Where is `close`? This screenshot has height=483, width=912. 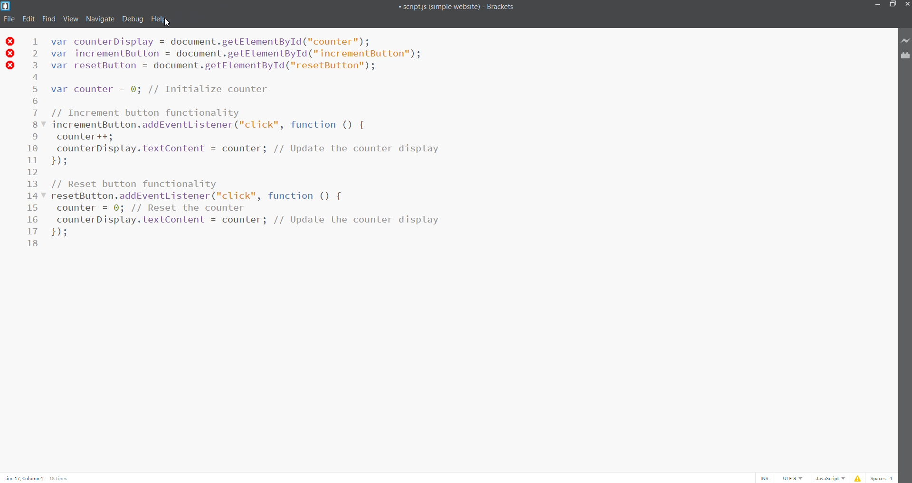 close is located at coordinates (906, 5).